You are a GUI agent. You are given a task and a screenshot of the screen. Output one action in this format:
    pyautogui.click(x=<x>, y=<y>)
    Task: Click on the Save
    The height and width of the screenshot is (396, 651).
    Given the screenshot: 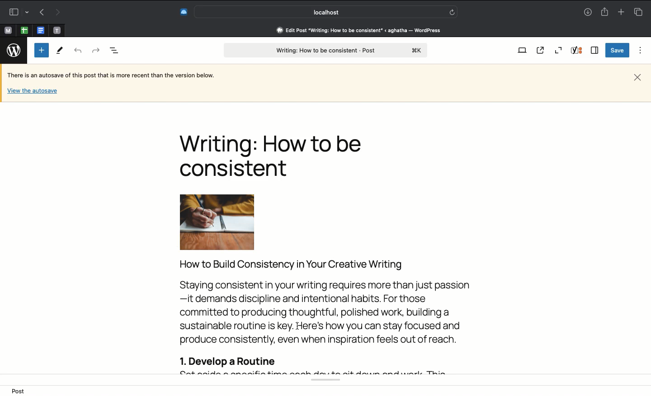 What is the action you would take?
    pyautogui.click(x=616, y=51)
    